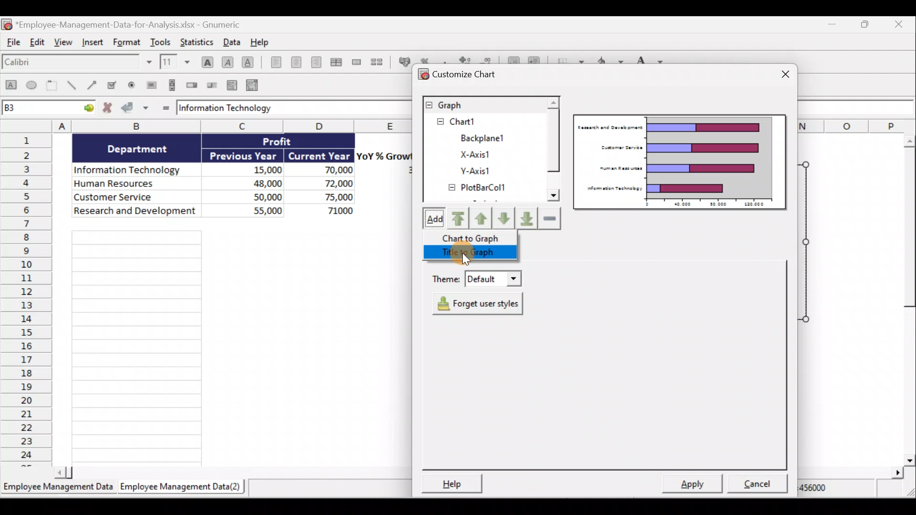 The width and height of the screenshot is (916, 515). What do you see at coordinates (27, 300) in the screenshot?
I see `Rows` at bounding box center [27, 300].